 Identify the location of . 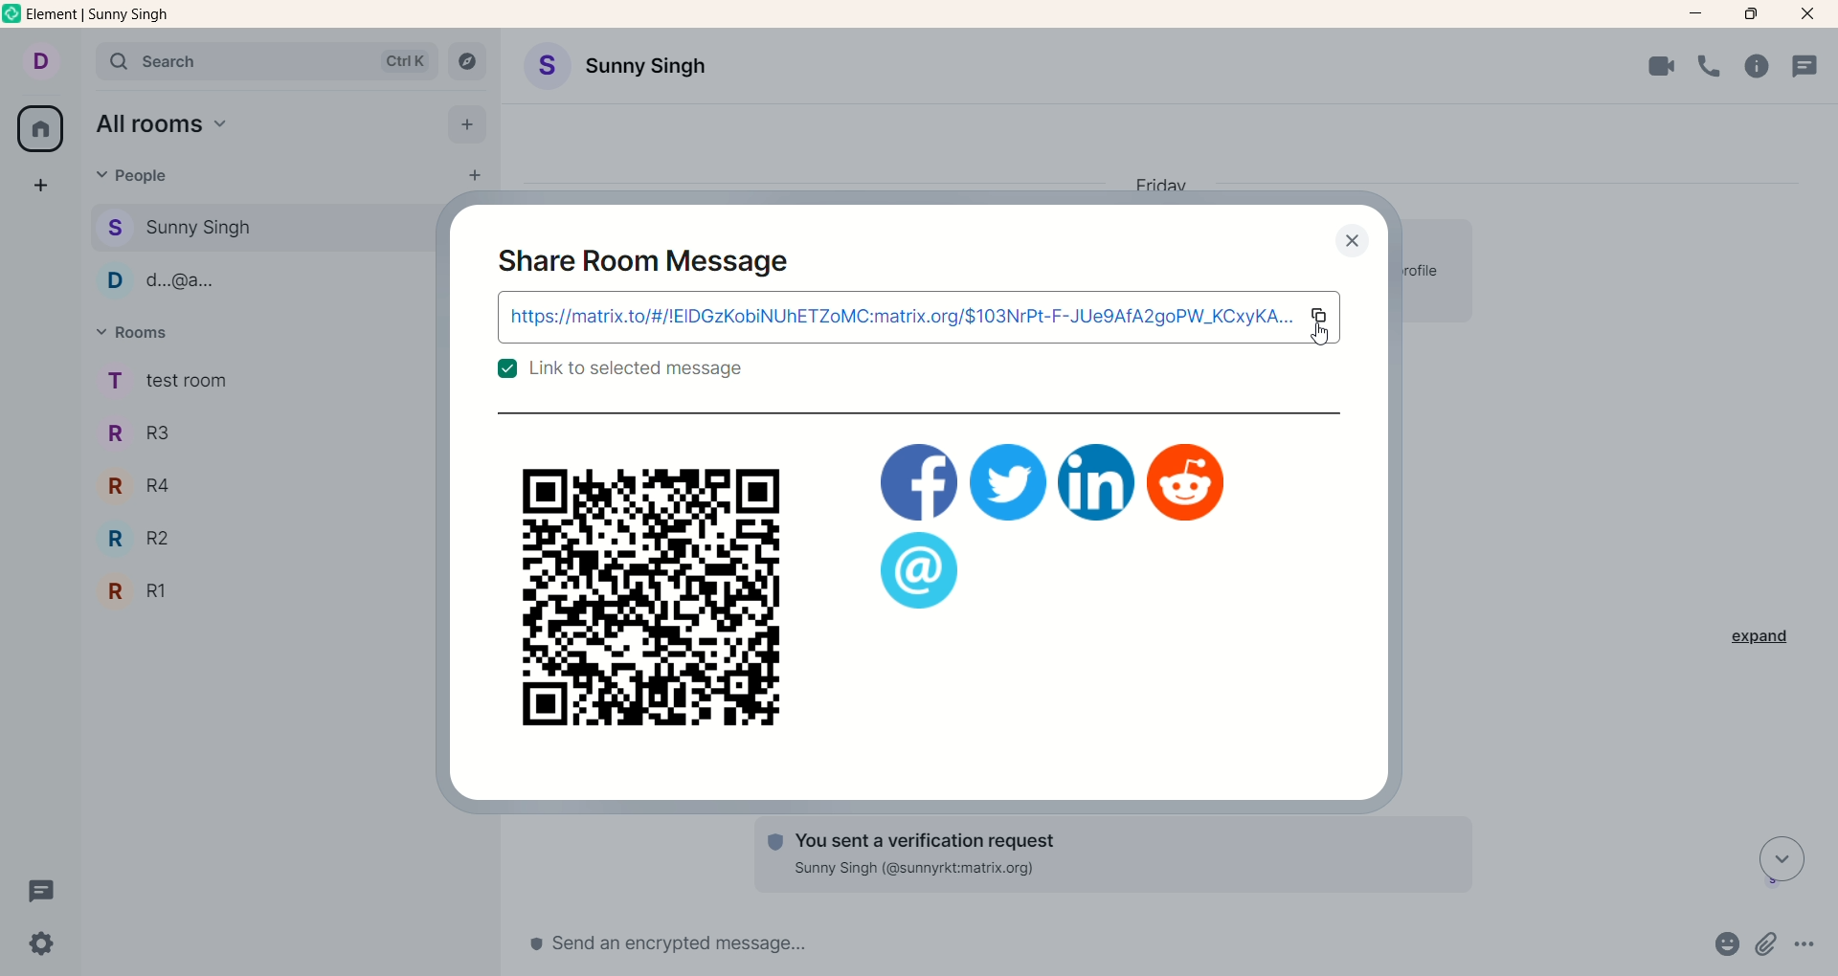
(919, 571).